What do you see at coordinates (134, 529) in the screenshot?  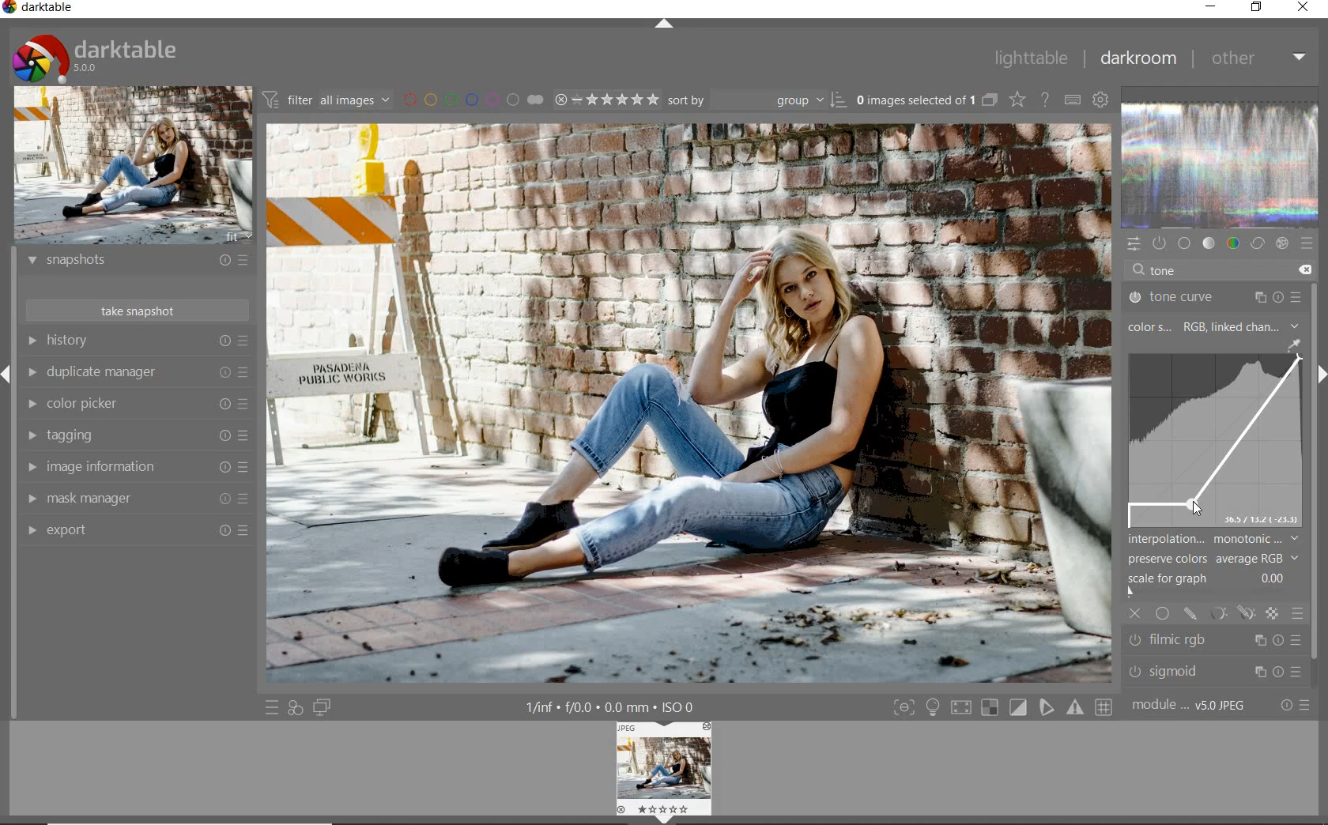 I see `export` at bounding box center [134, 529].